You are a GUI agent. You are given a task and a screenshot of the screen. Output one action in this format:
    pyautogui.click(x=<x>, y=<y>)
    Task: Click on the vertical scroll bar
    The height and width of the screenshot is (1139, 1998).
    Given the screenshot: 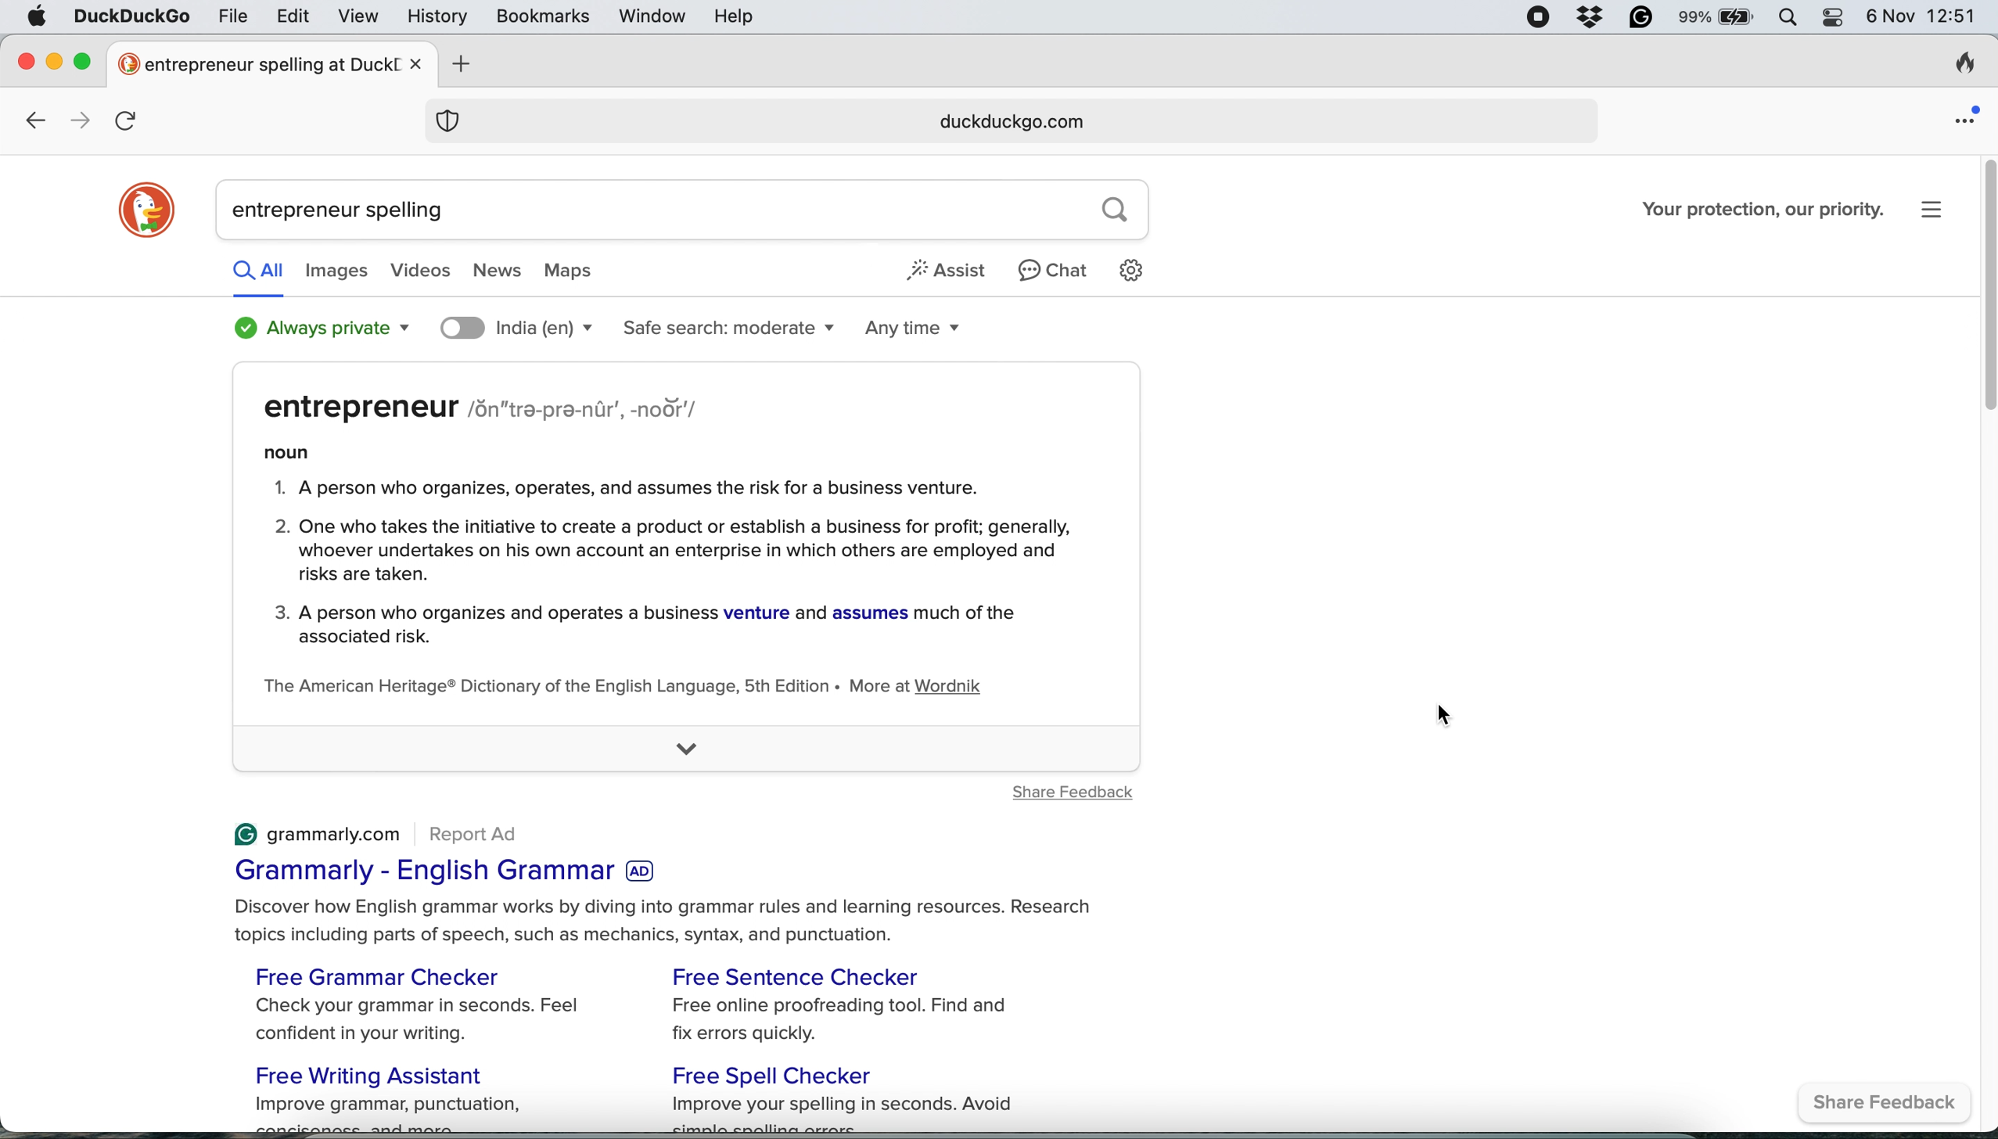 What is the action you would take?
    pyautogui.click(x=1984, y=285)
    